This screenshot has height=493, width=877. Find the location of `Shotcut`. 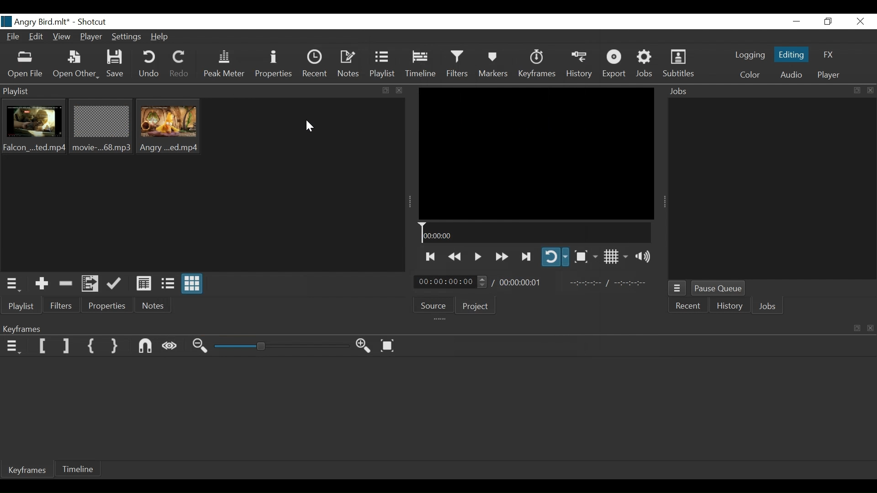

Shotcut is located at coordinates (94, 21).